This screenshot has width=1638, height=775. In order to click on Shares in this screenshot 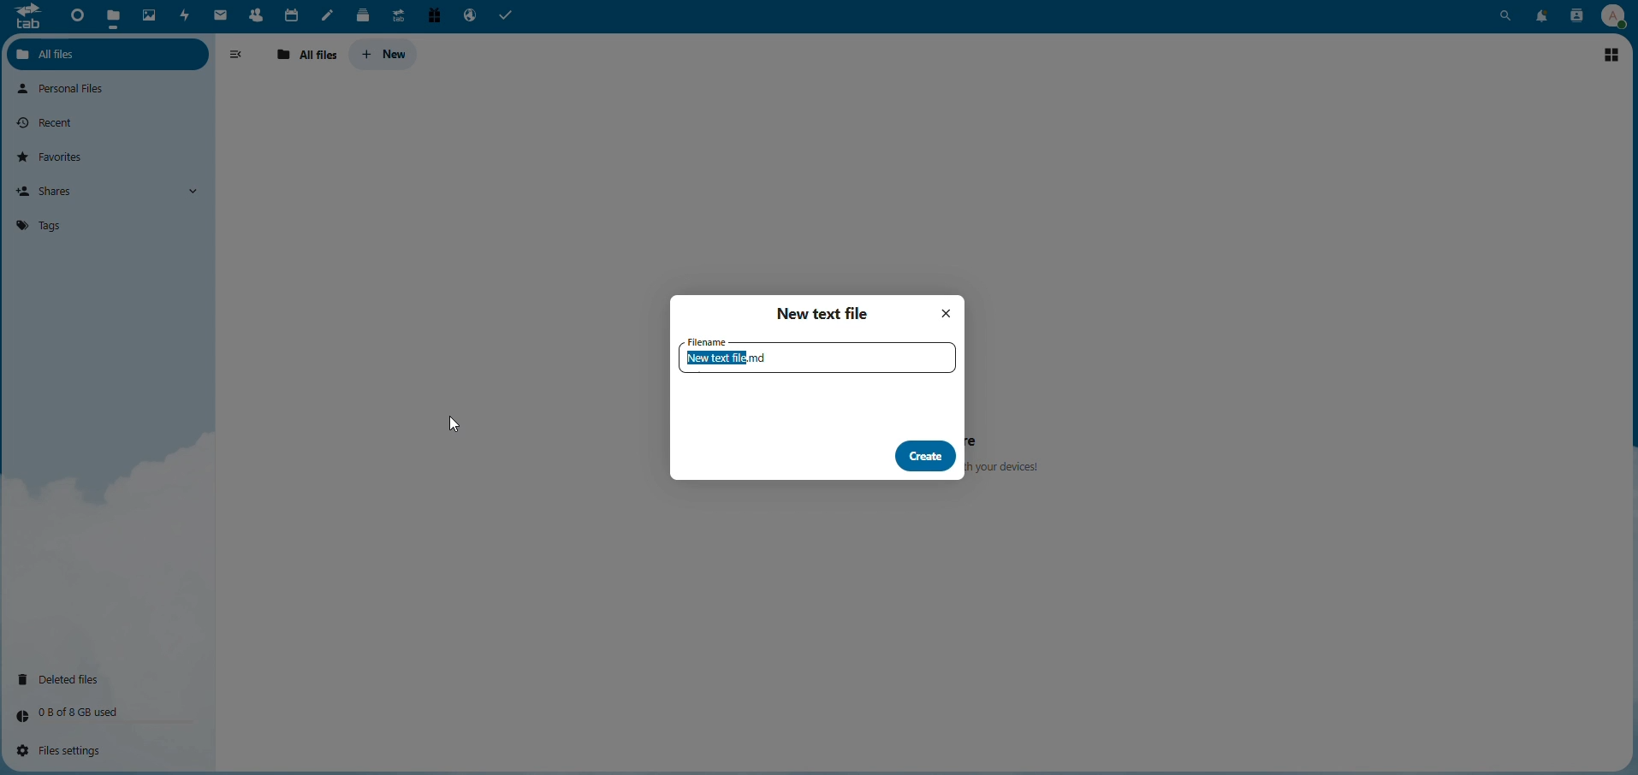, I will do `click(53, 191)`.